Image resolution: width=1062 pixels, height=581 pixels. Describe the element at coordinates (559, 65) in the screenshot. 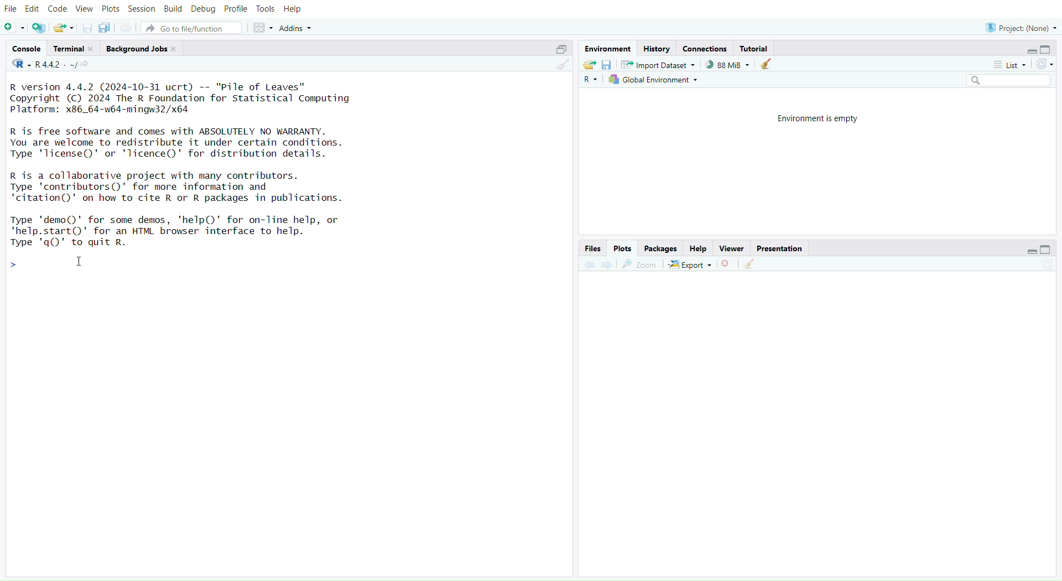

I see `clear console` at that location.